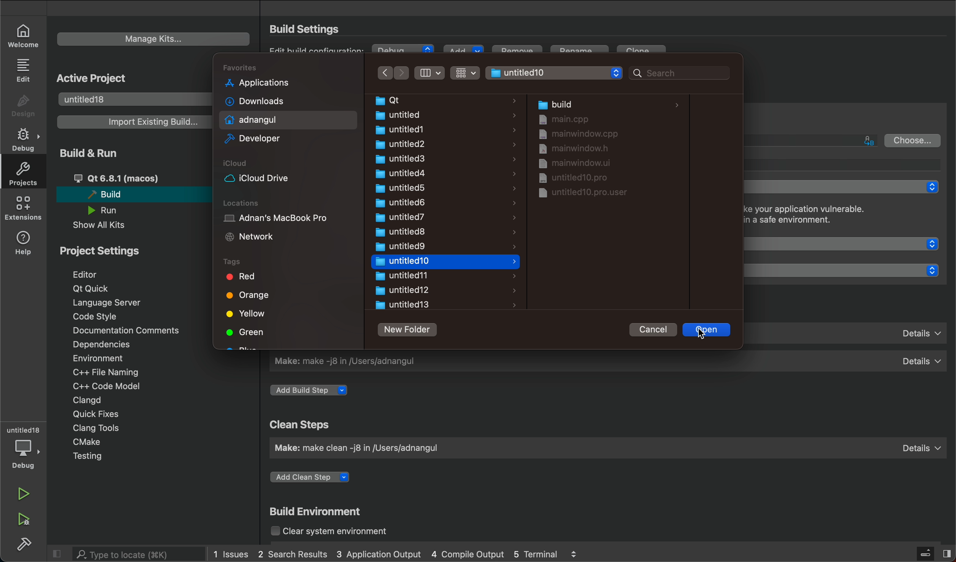 This screenshot has width=956, height=562. Describe the element at coordinates (254, 82) in the screenshot. I see `Applications` at that location.